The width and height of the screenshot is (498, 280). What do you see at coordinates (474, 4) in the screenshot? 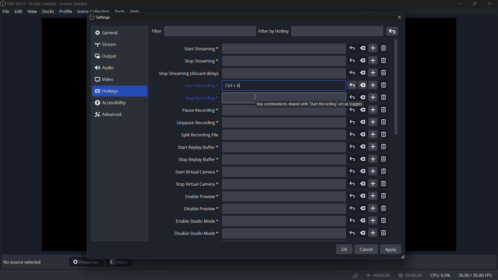
I see `maximize or restore` at bounding box center [474, 4].